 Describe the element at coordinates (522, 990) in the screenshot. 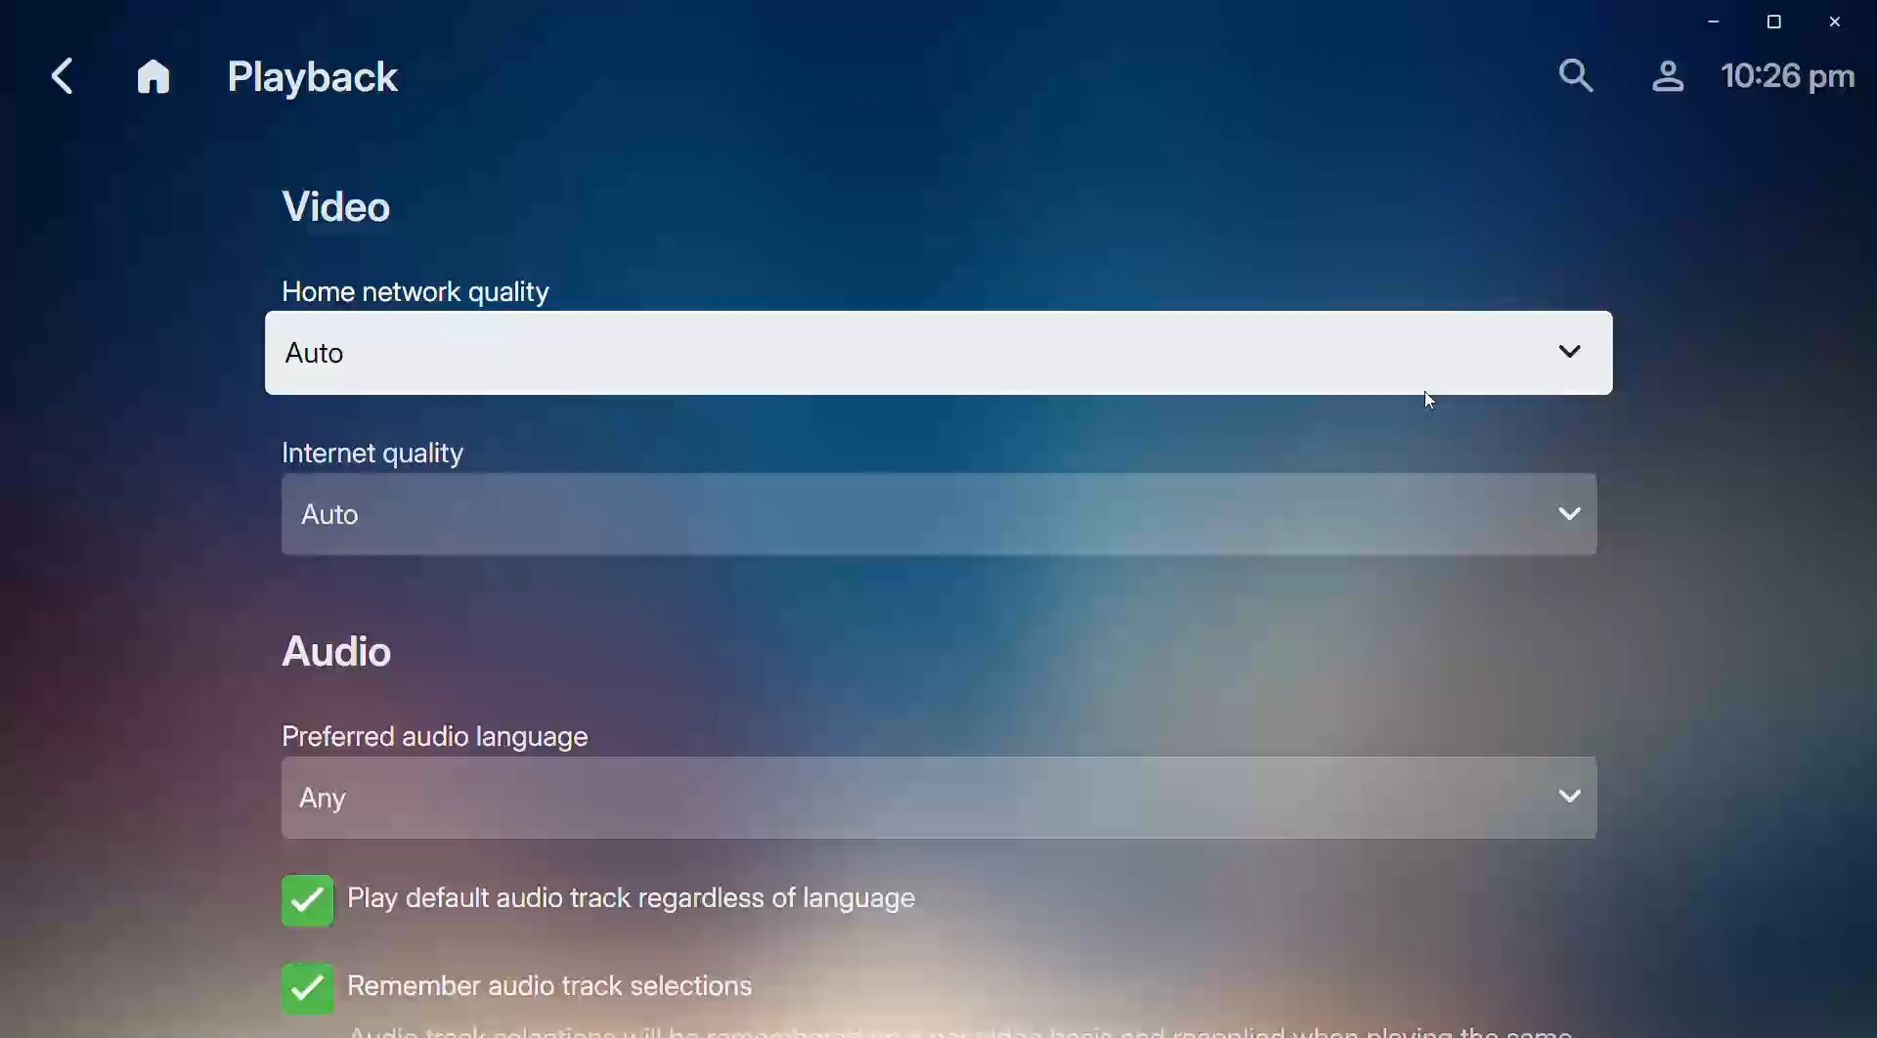

I see `Remember audio track` at that location.